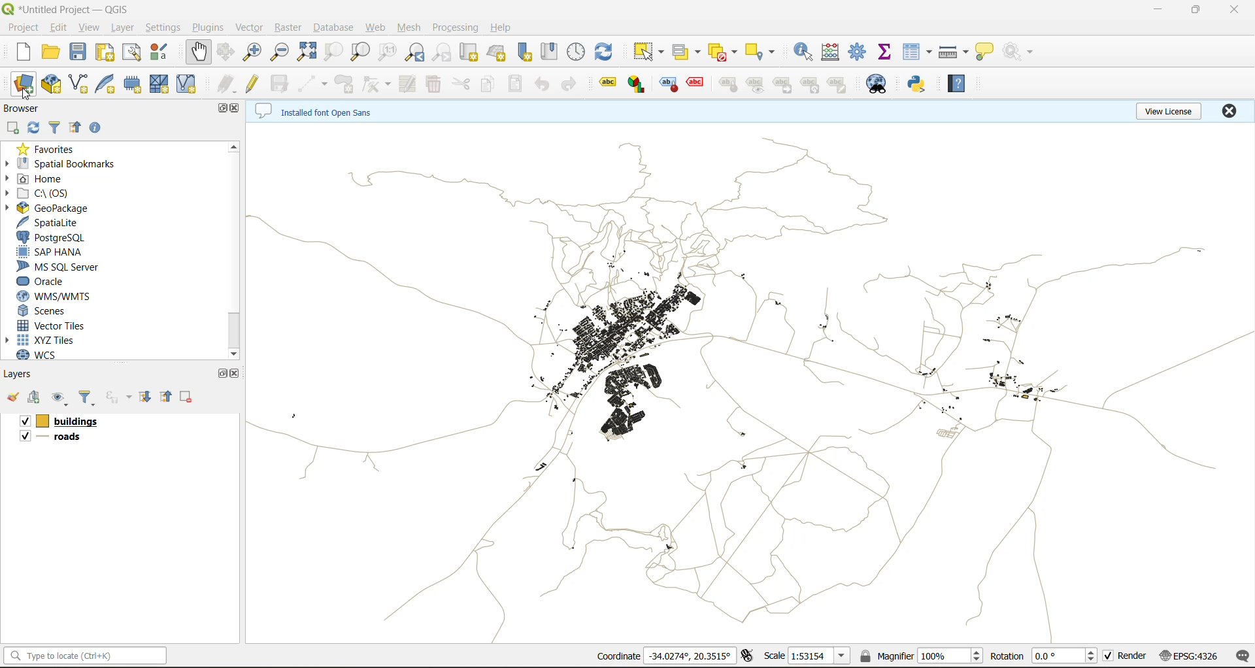  What do you see at coordinates (108, 54) in the screenshot?
I see `print layout` at bounding box center [108, 54].